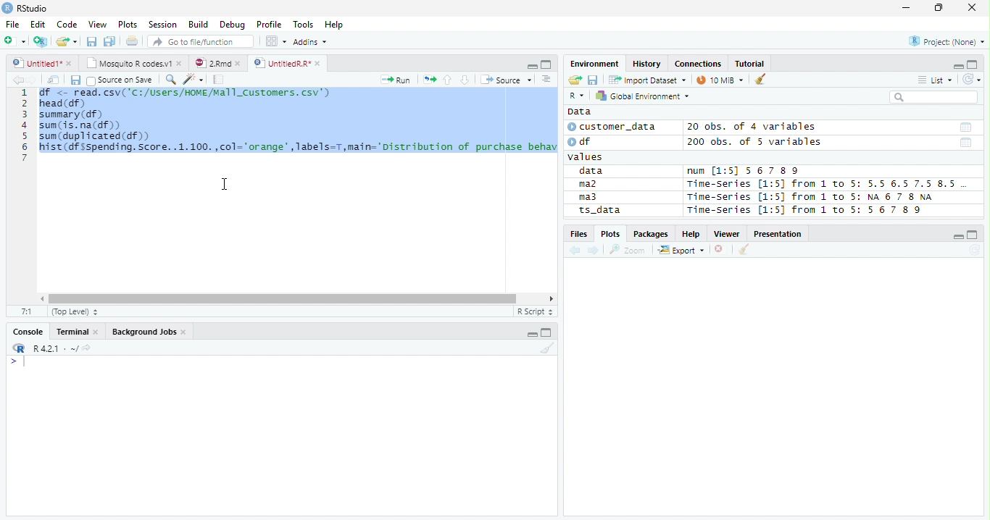  What do you see at coordinates (295, 300) in the screenshot?
I see `Scroll` at bounding box center [295, 300].